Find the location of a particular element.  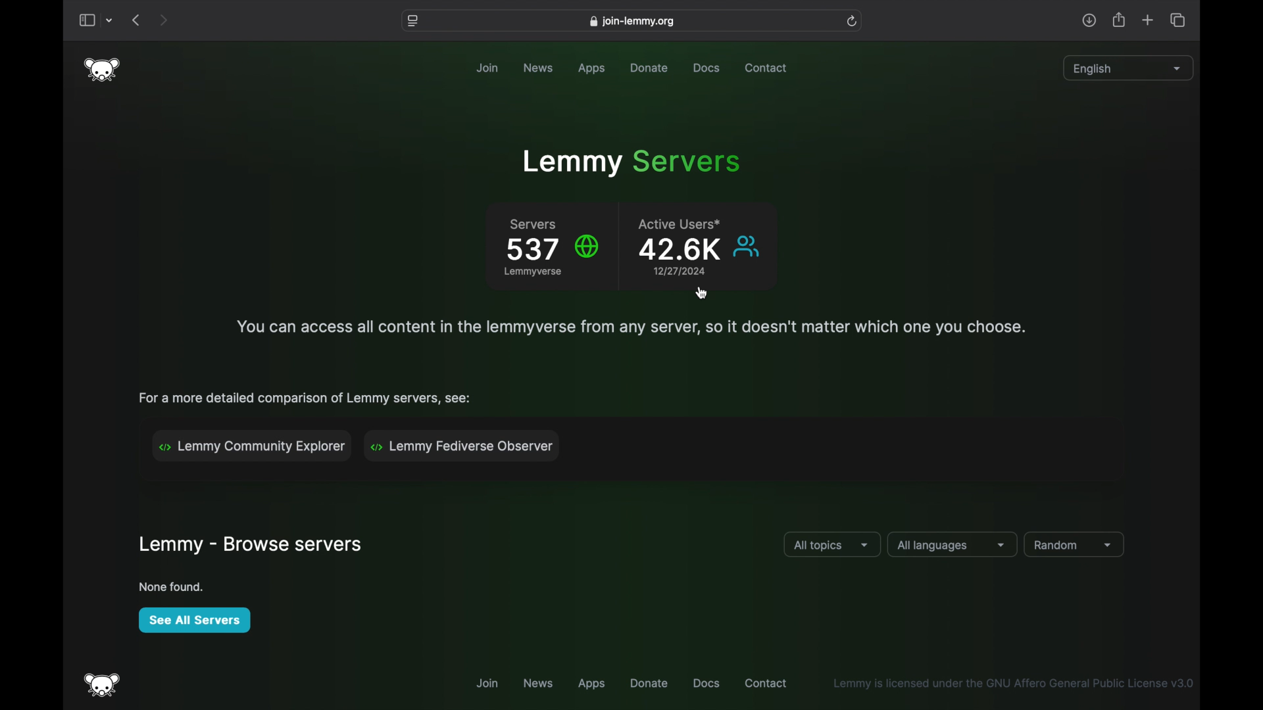

random  is located at coordinates (1074, 545).